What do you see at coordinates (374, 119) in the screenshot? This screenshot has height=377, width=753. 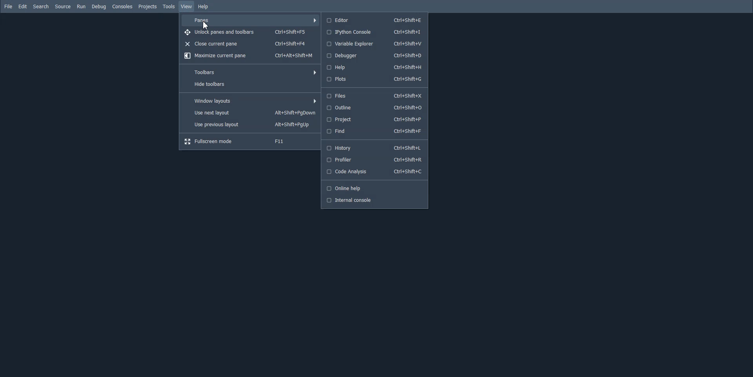 I see `Project` at bounding box center [374, 119].